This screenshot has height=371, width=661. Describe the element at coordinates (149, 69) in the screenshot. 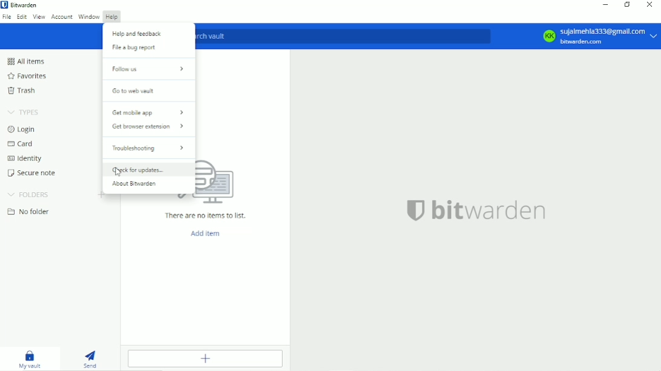

I see `Follow us >` at that location.